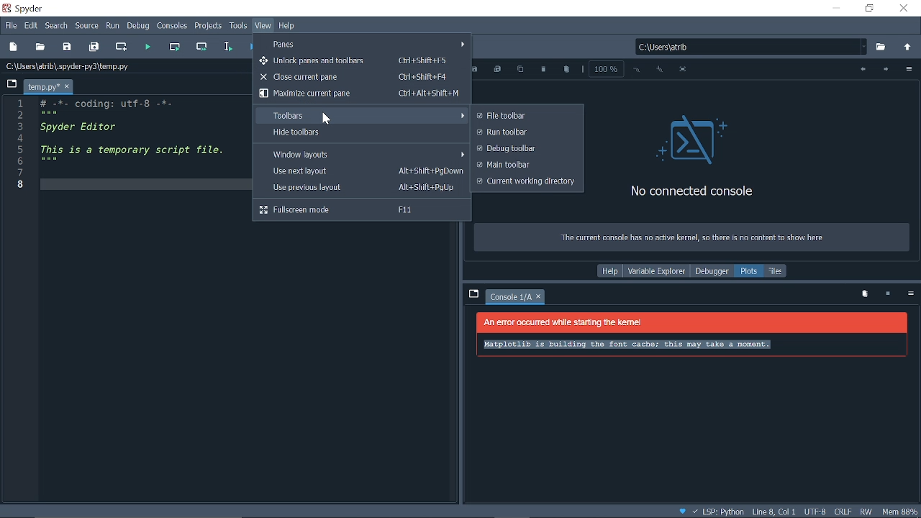  What do you see at coordinates (910, 295) in the screenshot?
I see `Options` at bounding box center [910, 295].